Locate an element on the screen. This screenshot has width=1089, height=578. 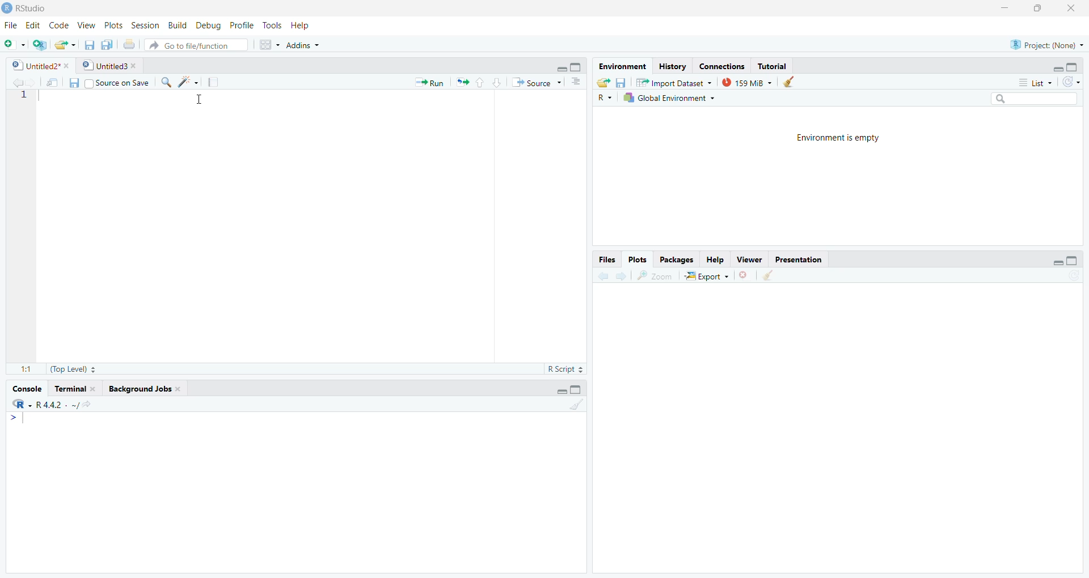
Environment is located at coordinates (622, 66).